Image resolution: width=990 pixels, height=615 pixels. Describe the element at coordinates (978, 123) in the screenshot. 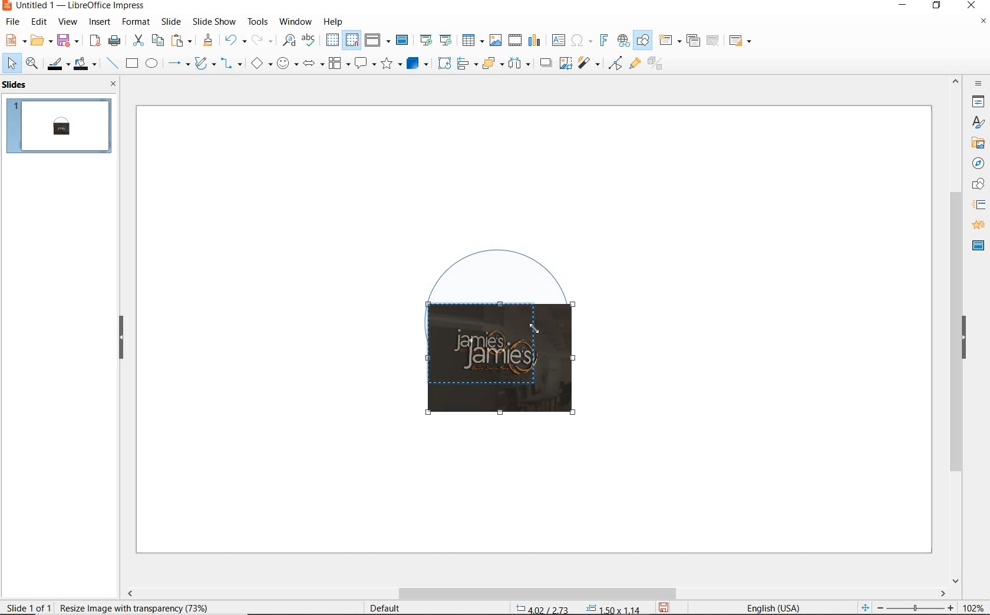

I see `styles` at that location.